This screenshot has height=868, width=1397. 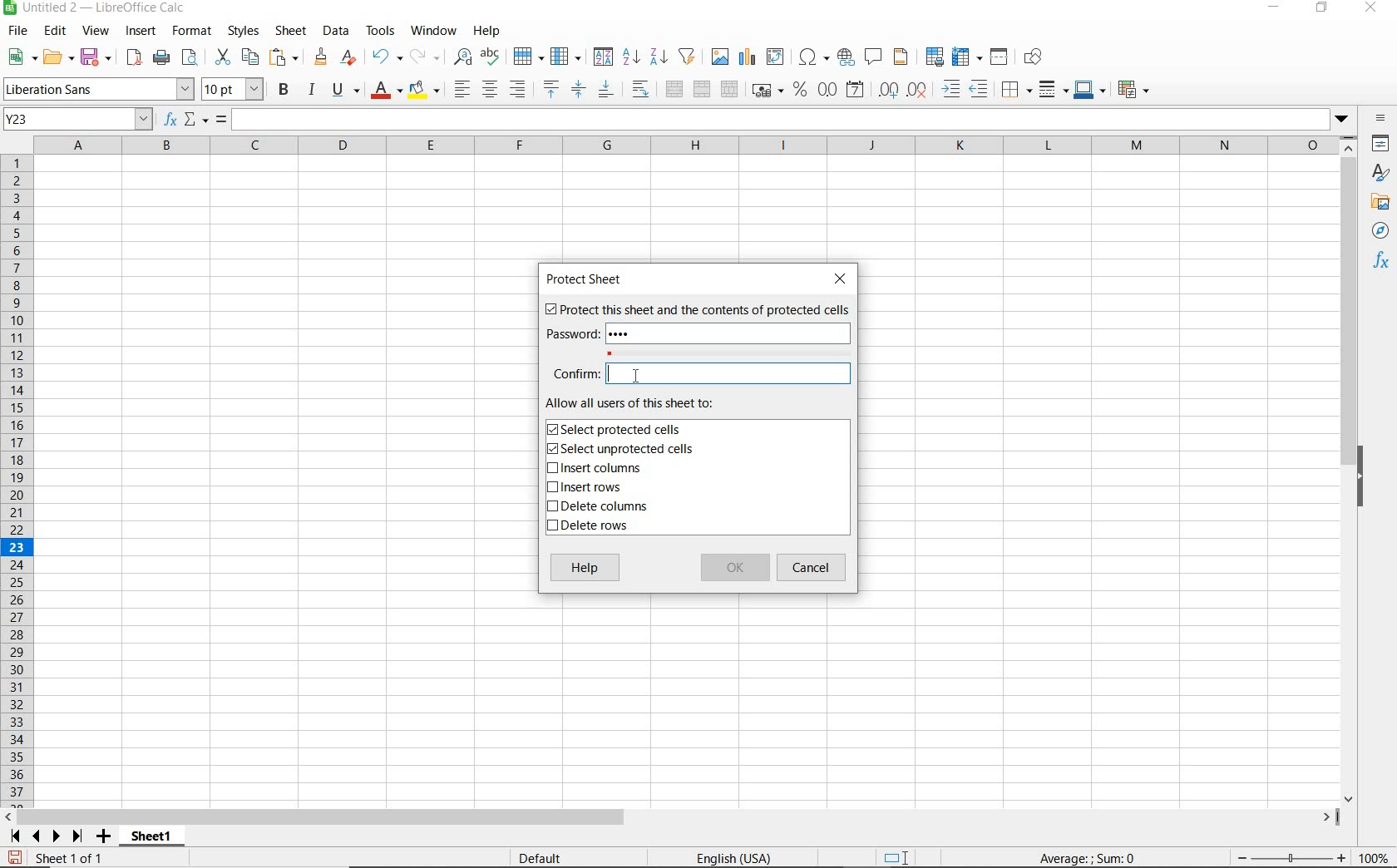 I want to click on SELECT UNPROTECTED CELLS, so click(x=623, y=450).